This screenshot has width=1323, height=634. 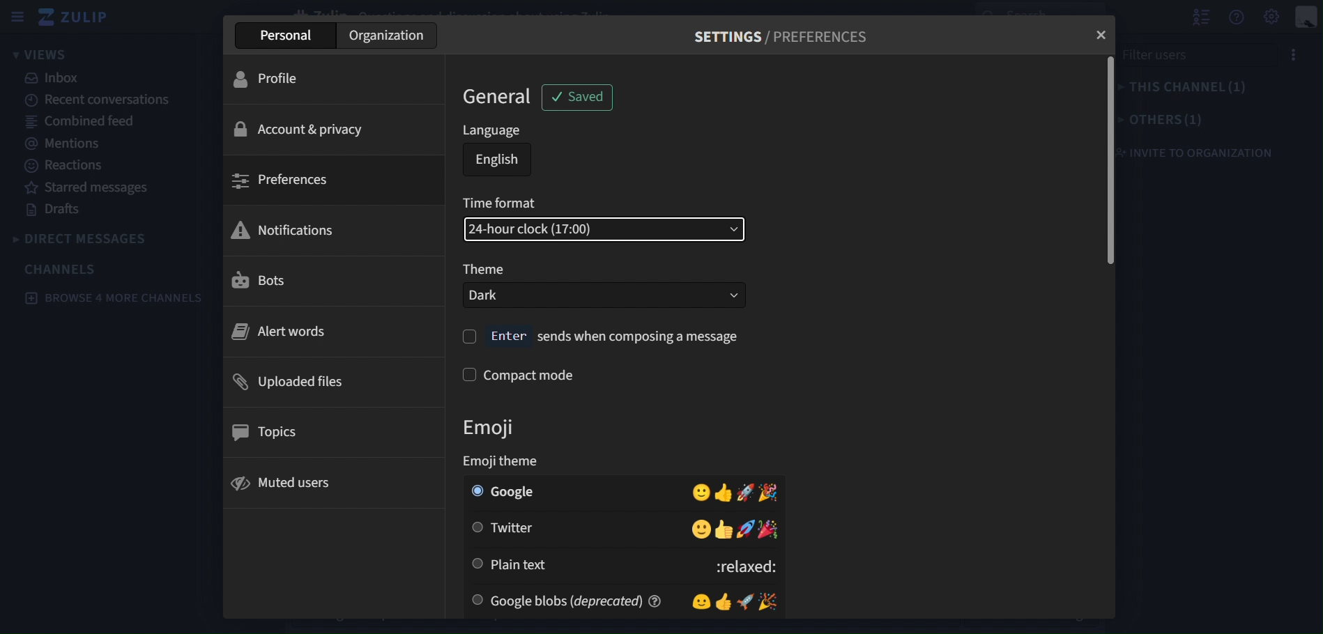 What do you see at coordinates (494, 160) in the screenshot?
I see `english` at bounding box center [494, 160].